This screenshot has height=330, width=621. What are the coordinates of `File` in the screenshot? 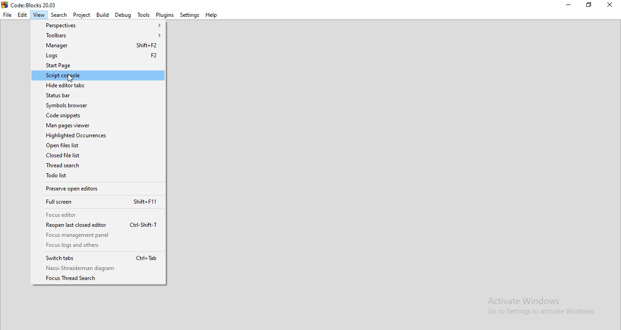 It's located at (7, 15).